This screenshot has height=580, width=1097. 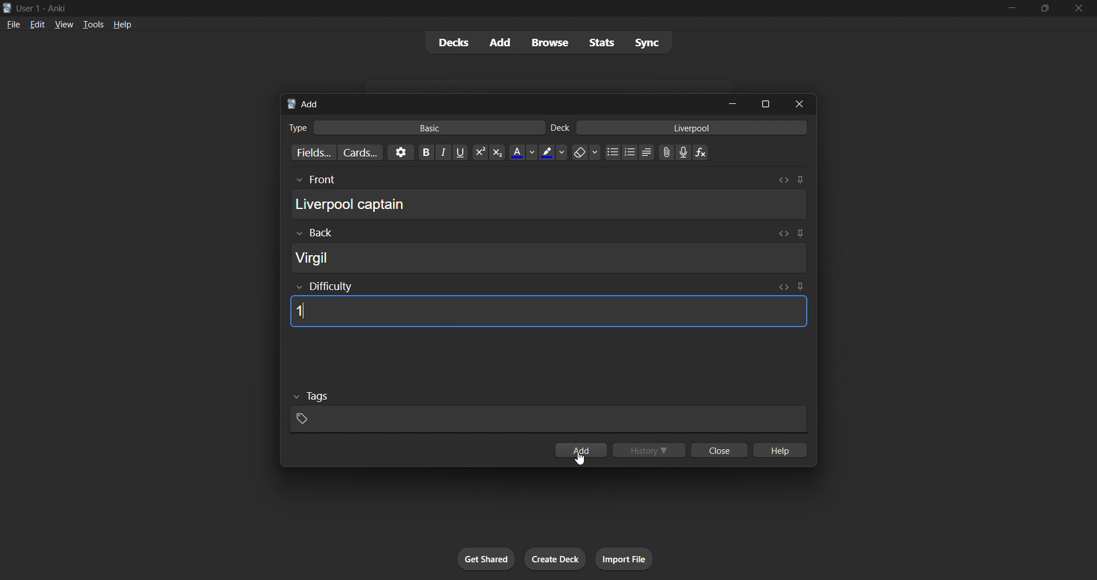 What do you see at coordinates (548, 204) in the screenshot?
I see `card front field input box` at bounding box center [548, 204].